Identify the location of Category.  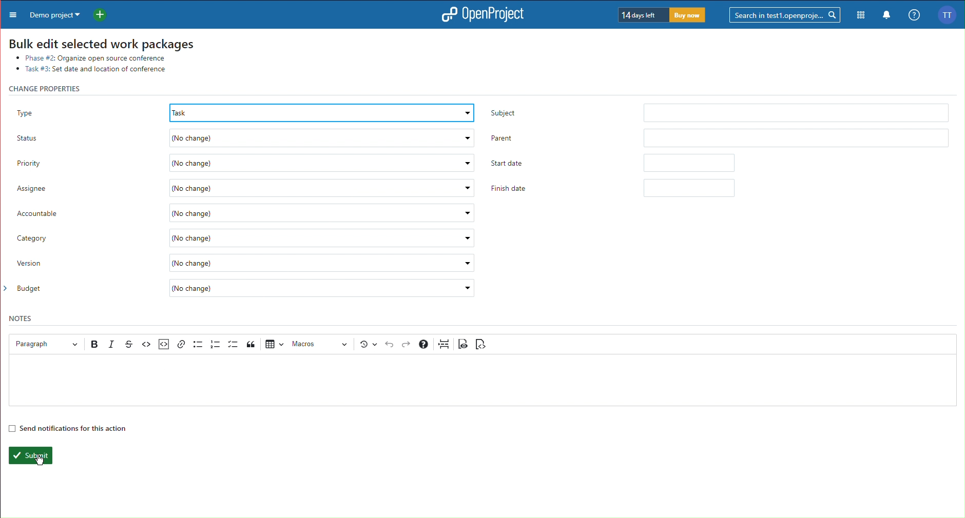
(246, 238).